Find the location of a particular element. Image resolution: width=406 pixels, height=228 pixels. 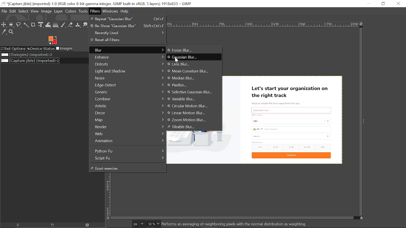

Zoon image when window size changes is located at coordinates (361, 24).